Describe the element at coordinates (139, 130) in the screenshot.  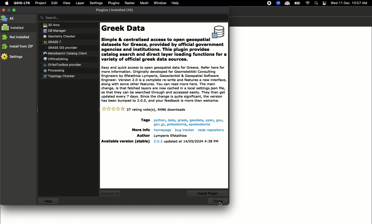
I see `More info` at that location.